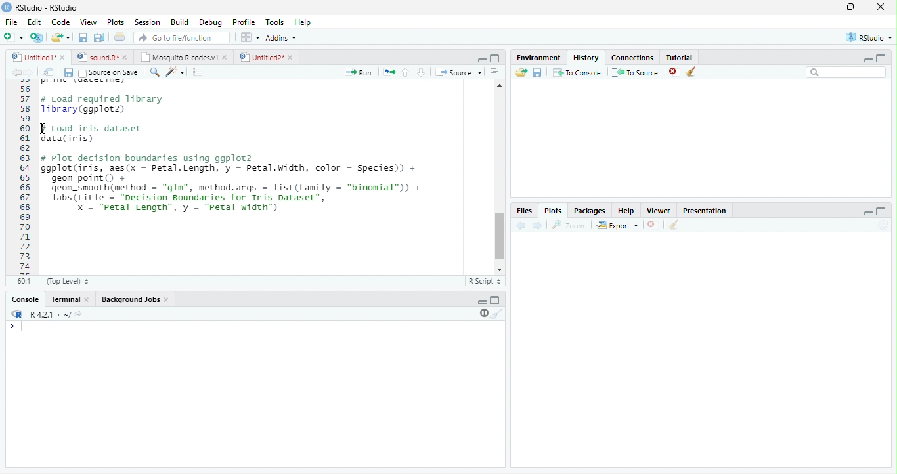  Describe the element at coordinates (25, 280) in the screenshot. I see `60:1` at that location.